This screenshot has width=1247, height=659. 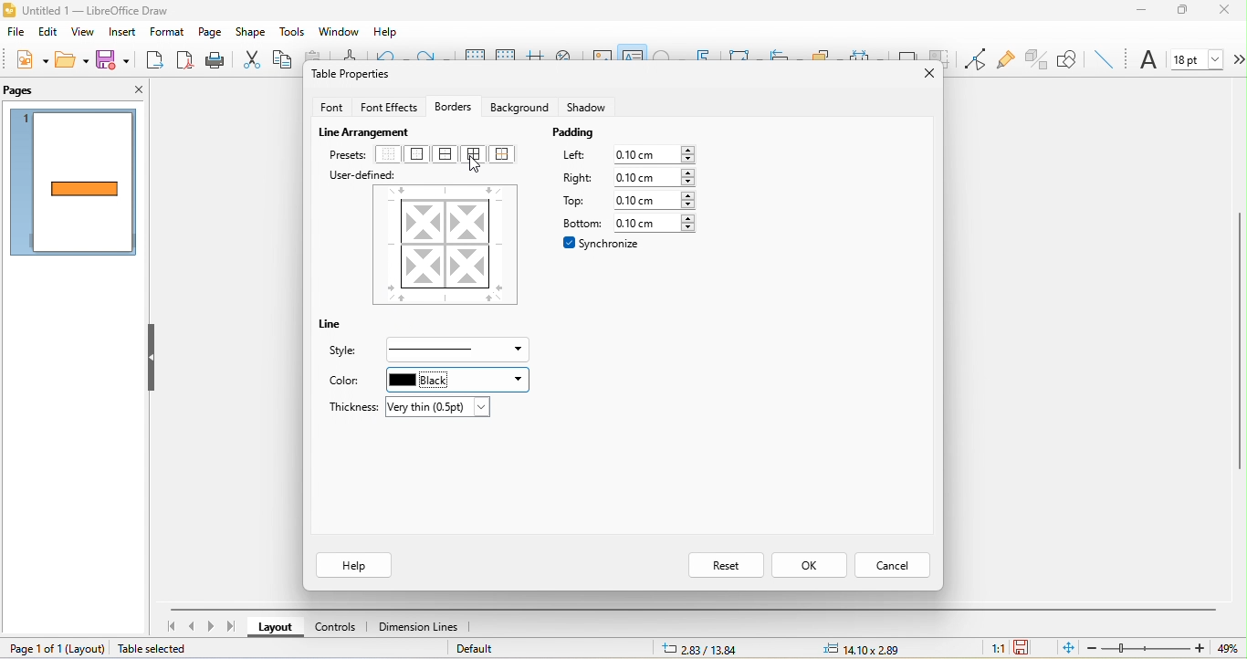 I want to click on 0.10 cm, so click(x=655, y=155).